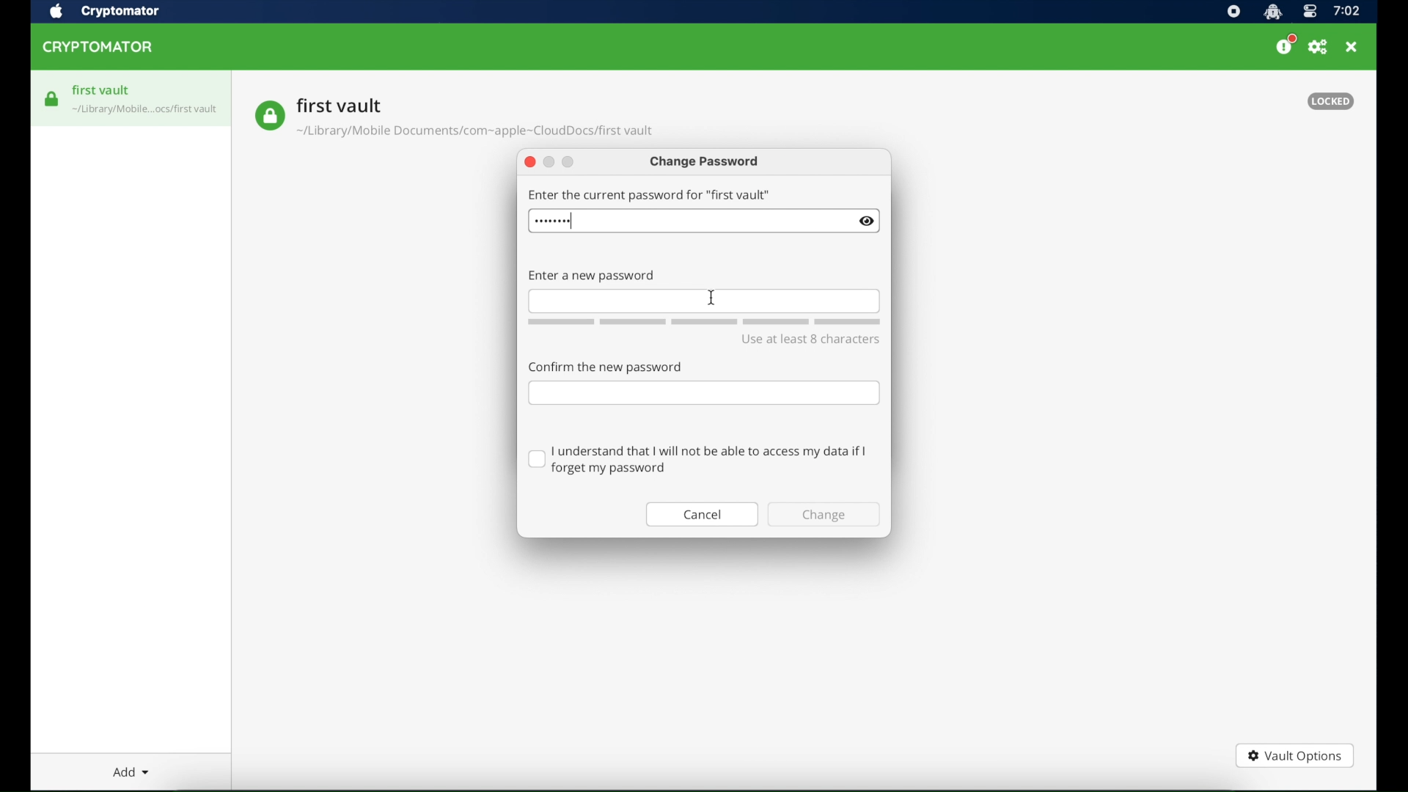 This screenshot has height=792, width=1408. I want to click on crytptomator, so click(120, 12).